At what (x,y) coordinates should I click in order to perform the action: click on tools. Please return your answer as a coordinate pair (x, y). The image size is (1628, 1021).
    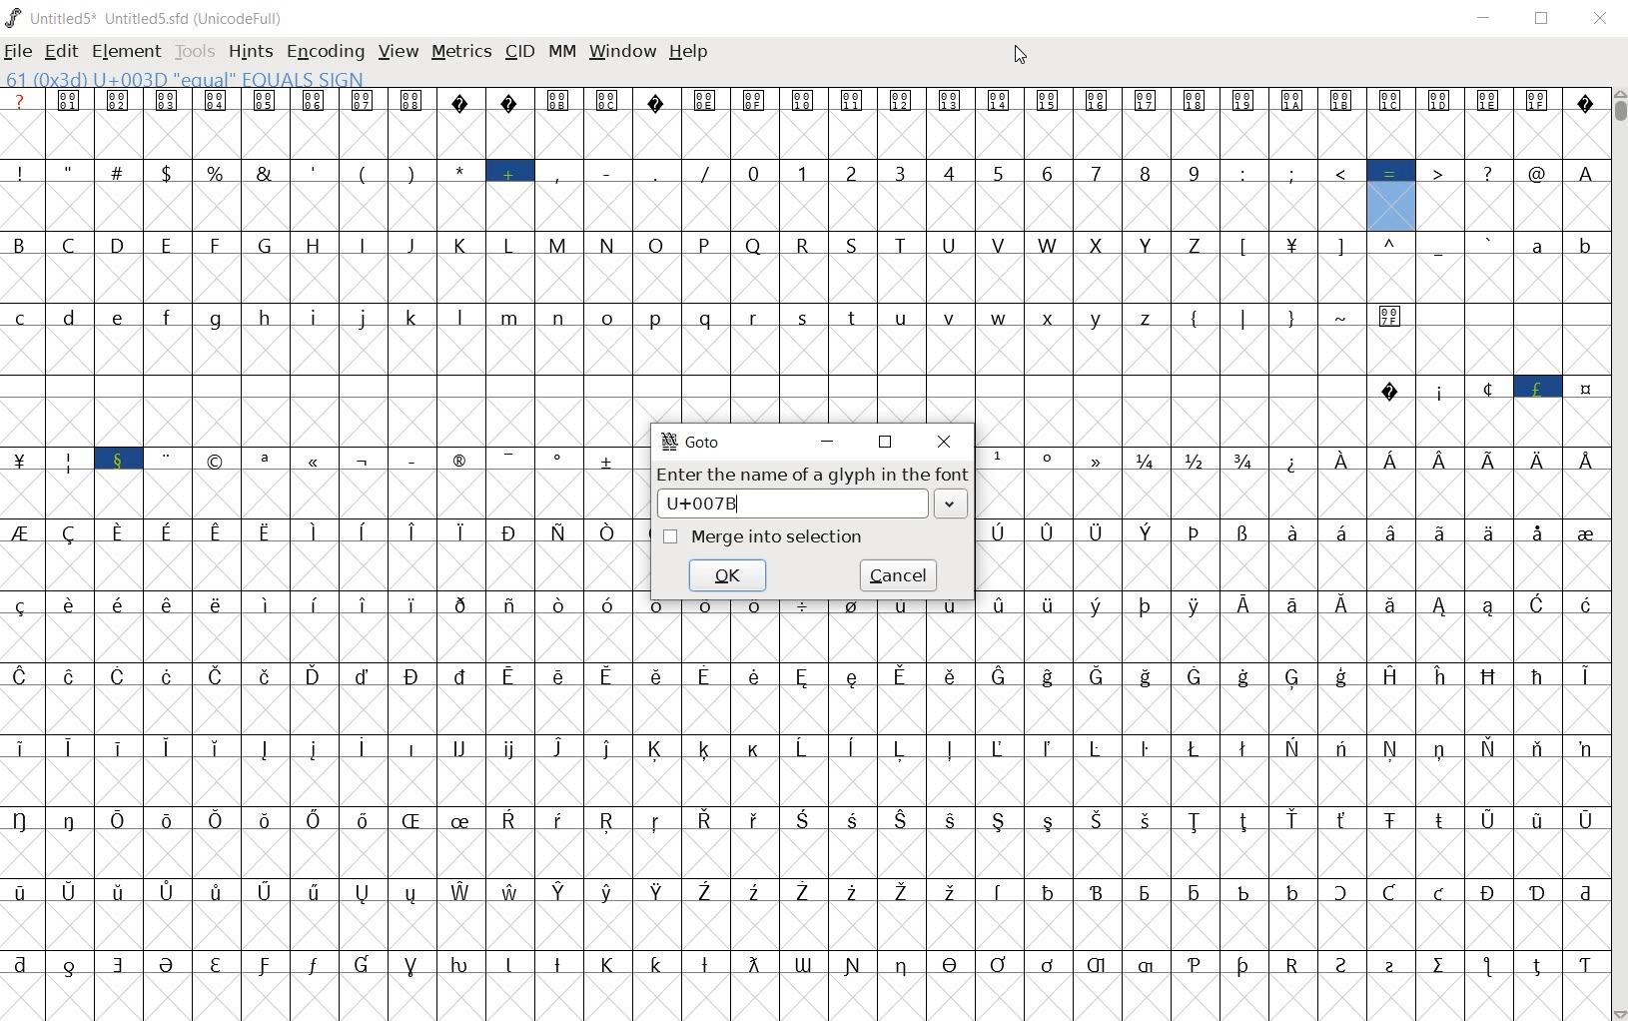
    Looking at the image, I should click on (195, 53).